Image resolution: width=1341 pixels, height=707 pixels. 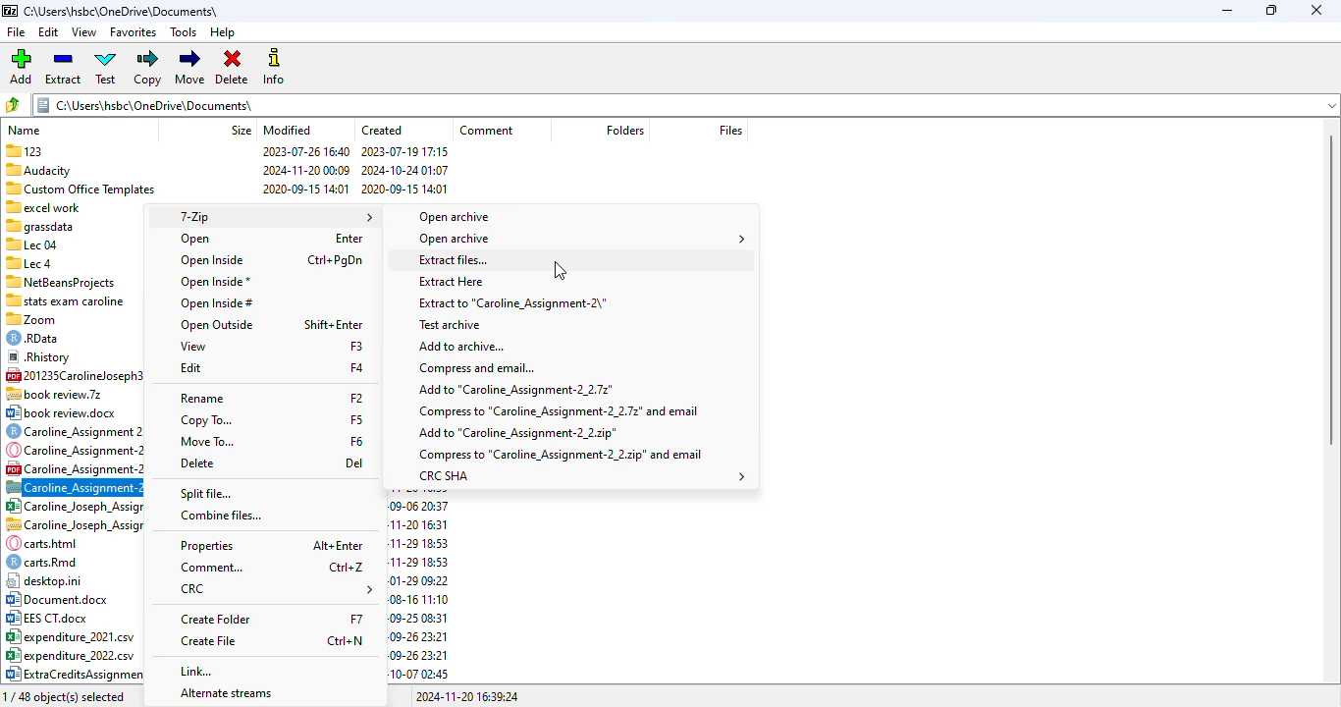 What do you see at coordinates (228, 188) in the screenshot?
I see `| ™1 Custom Office Templates 2020-09-15 14:01 2020-09-15 14:01` at bounding box center [228, 188].